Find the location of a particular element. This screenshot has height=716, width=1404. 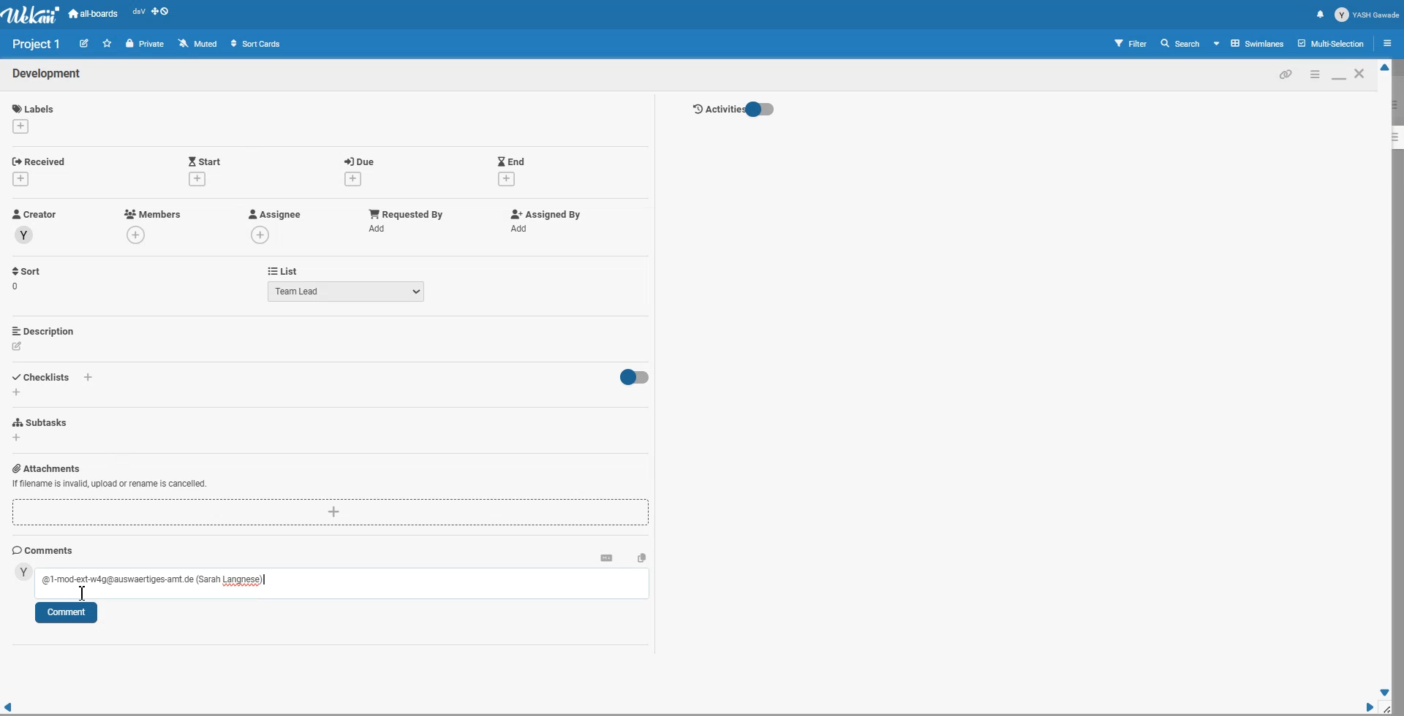

Add Assignee is located at coordinates (273, 214).